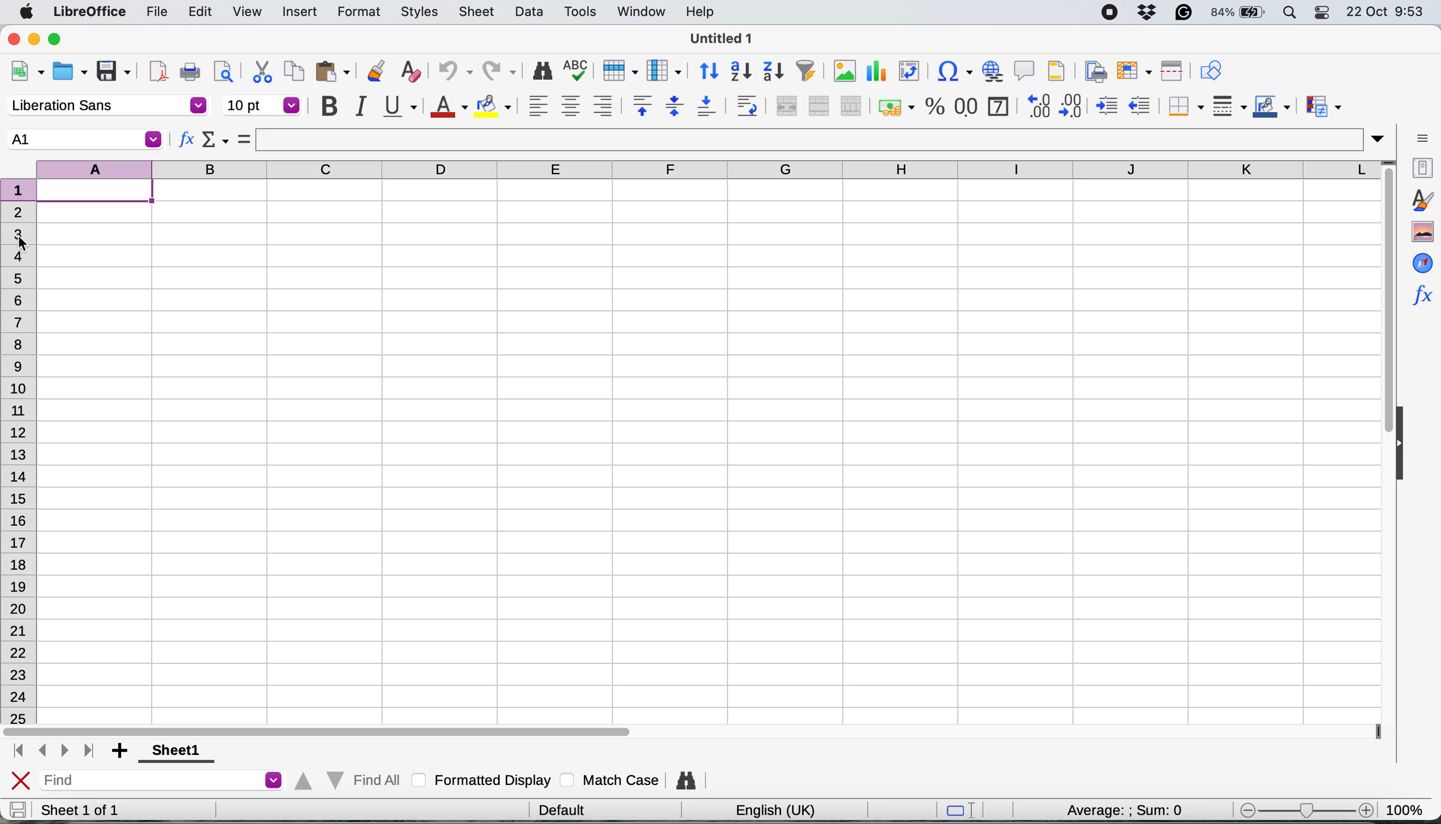  I want to click on column, so click(664, 70).